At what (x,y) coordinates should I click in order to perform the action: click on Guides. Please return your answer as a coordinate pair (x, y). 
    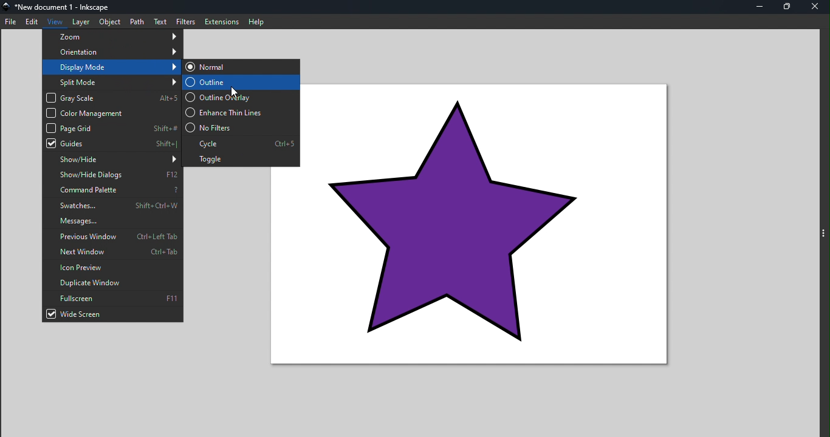
    Looking at the image, I should click on (111, 144).